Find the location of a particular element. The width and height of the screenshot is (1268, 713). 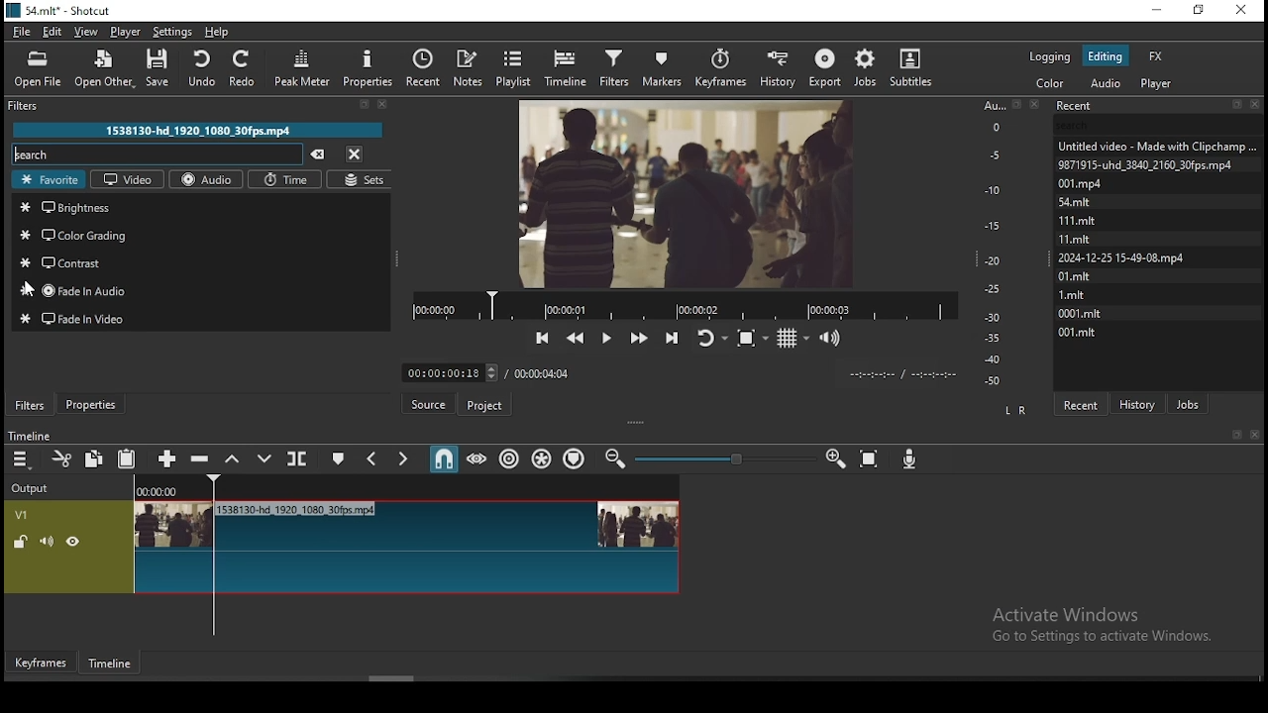

zoom in or zoom out slider is located at coordinates (721, 458).